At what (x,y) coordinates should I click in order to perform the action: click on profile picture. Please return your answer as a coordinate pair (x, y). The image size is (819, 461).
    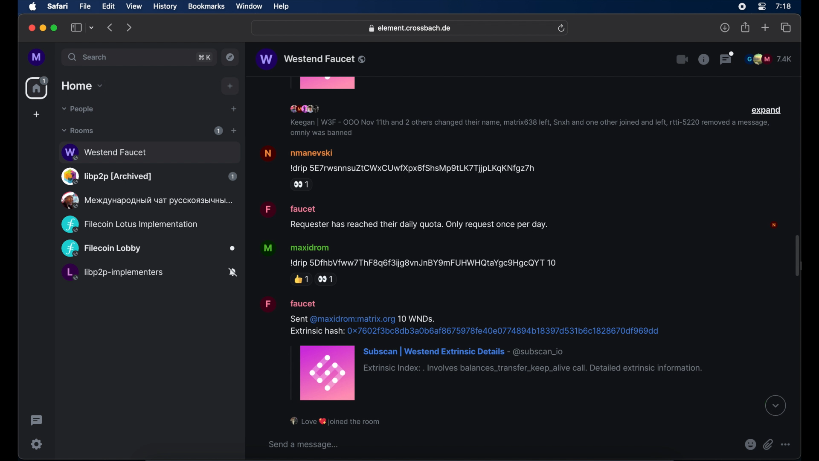
    Looking at the image, I should click on (775, 225).